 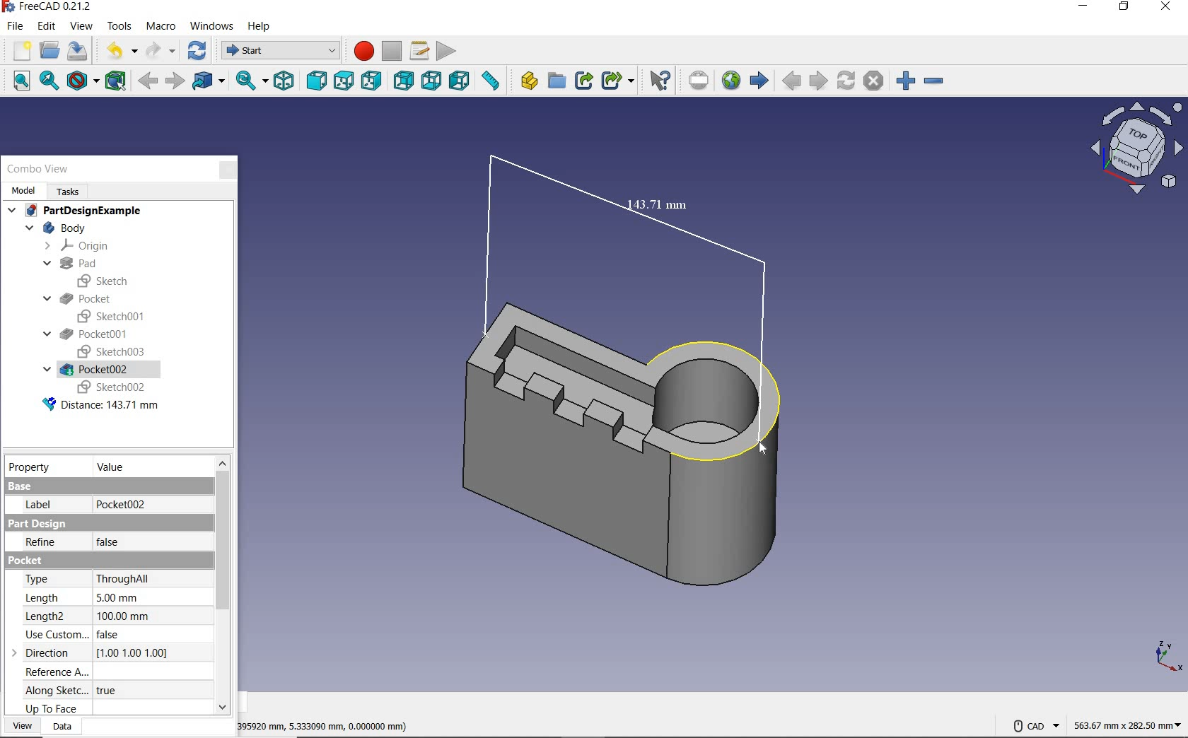 I want to click on macros, so click(x=420, y=51).